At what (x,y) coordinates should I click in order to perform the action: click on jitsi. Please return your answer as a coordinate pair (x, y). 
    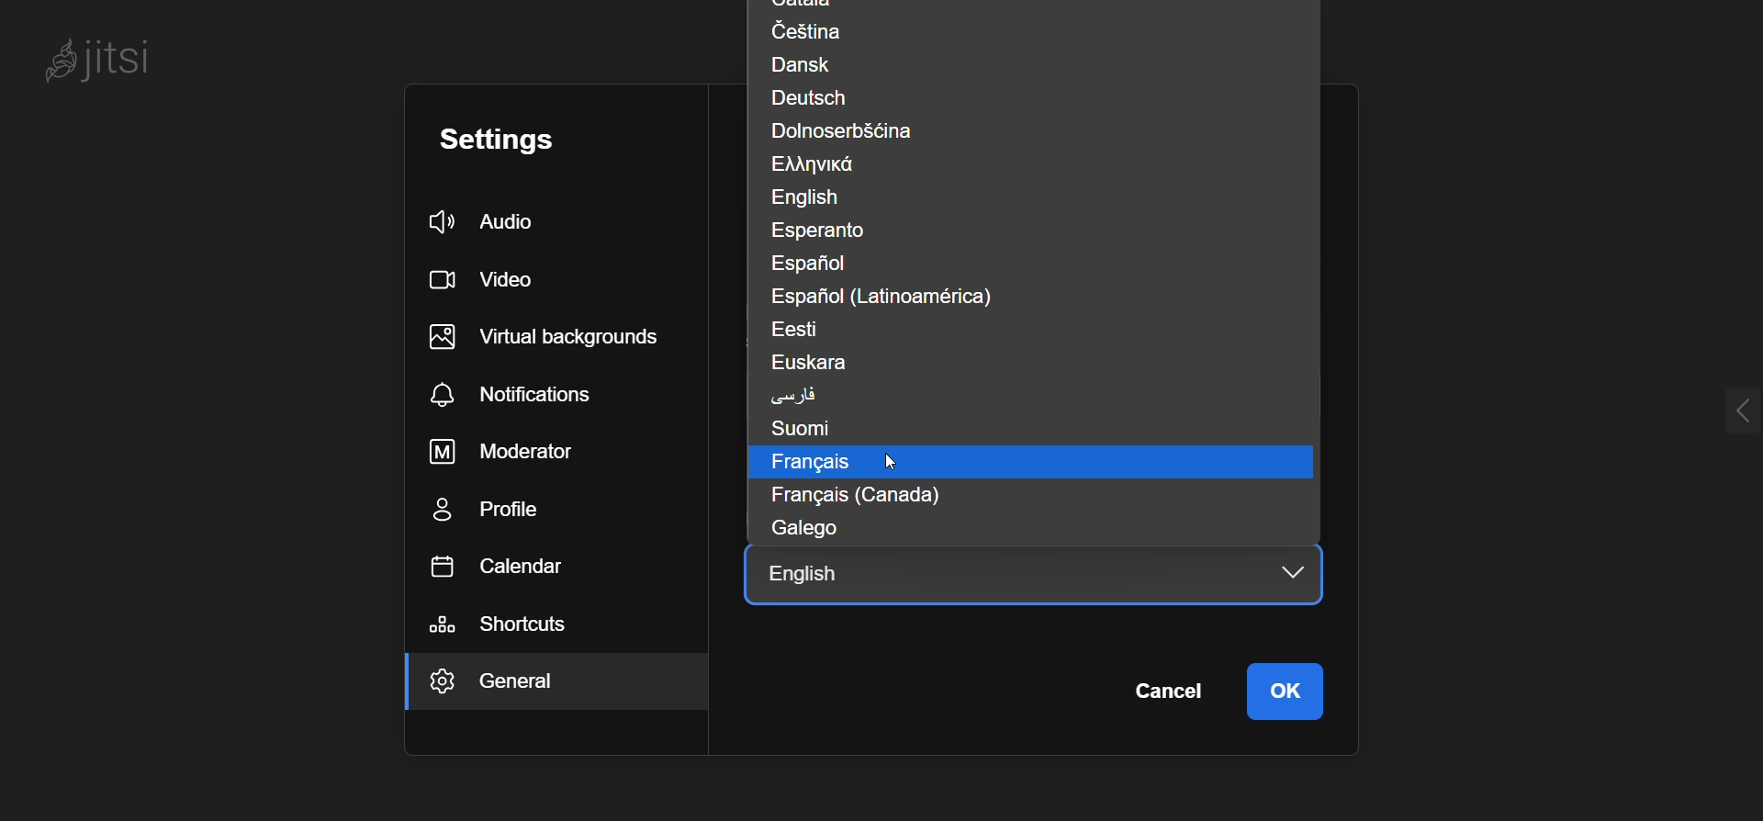
    Looking at the image, I should click on (129, 66).